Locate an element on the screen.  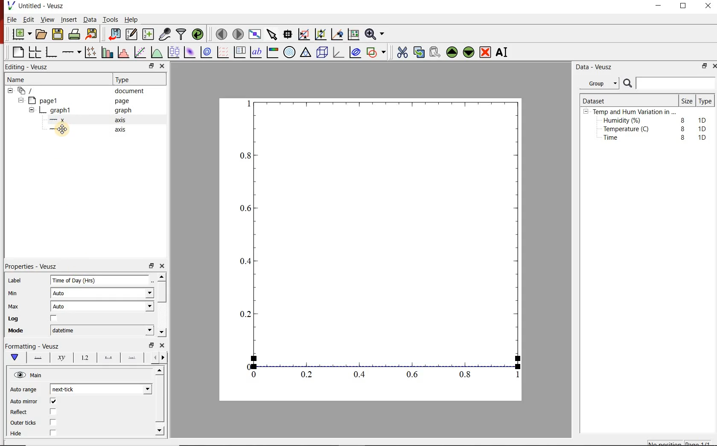
Fit a function to data is located at coordinates (140, 52).